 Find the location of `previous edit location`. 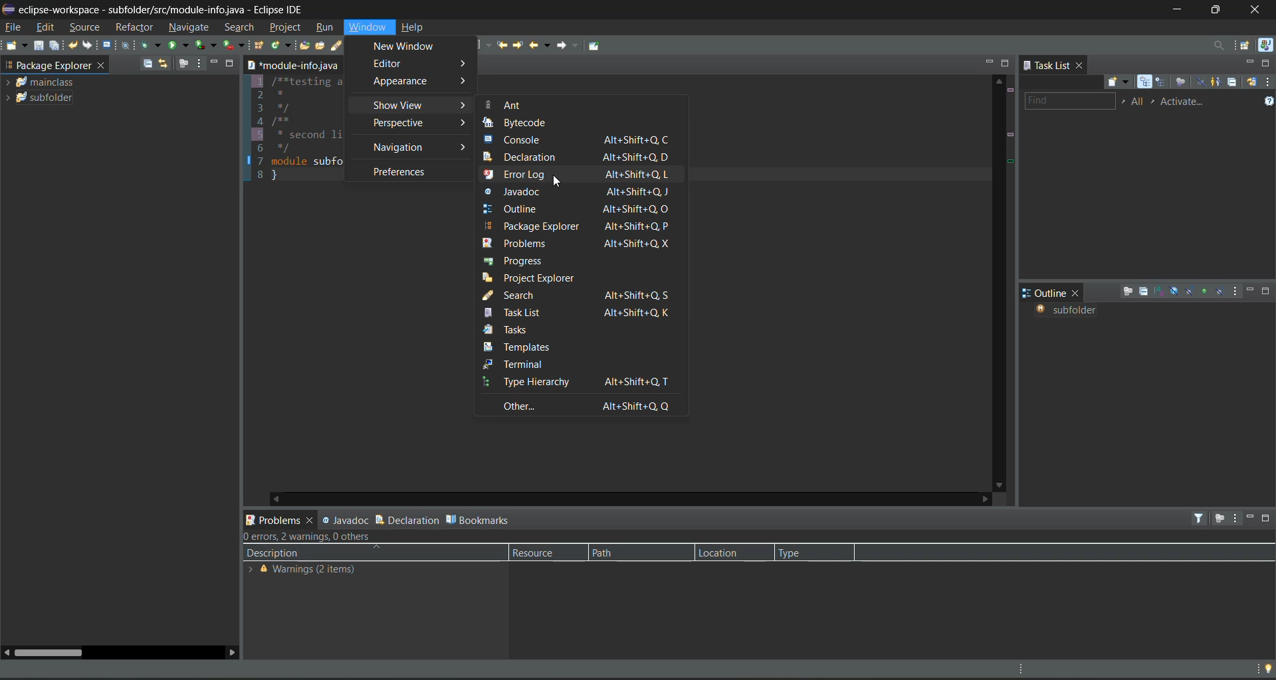

previous edit location is located at coordinates (501, 45).